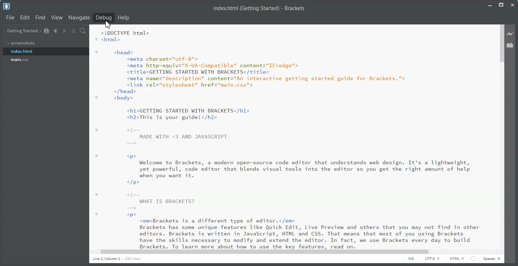 Image resolution: width=518 pixels, height=266 pixels. Describe the element at coordinates (6, 6) in the screenshot. I see `Logo` at that location.